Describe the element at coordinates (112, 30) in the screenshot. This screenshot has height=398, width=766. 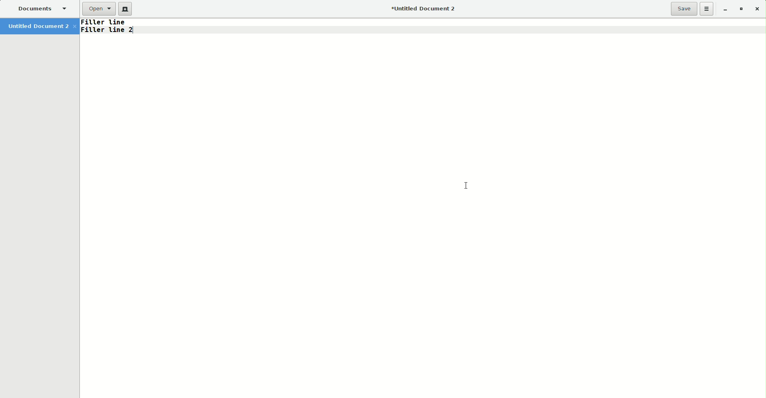
I see `Text` at that location.